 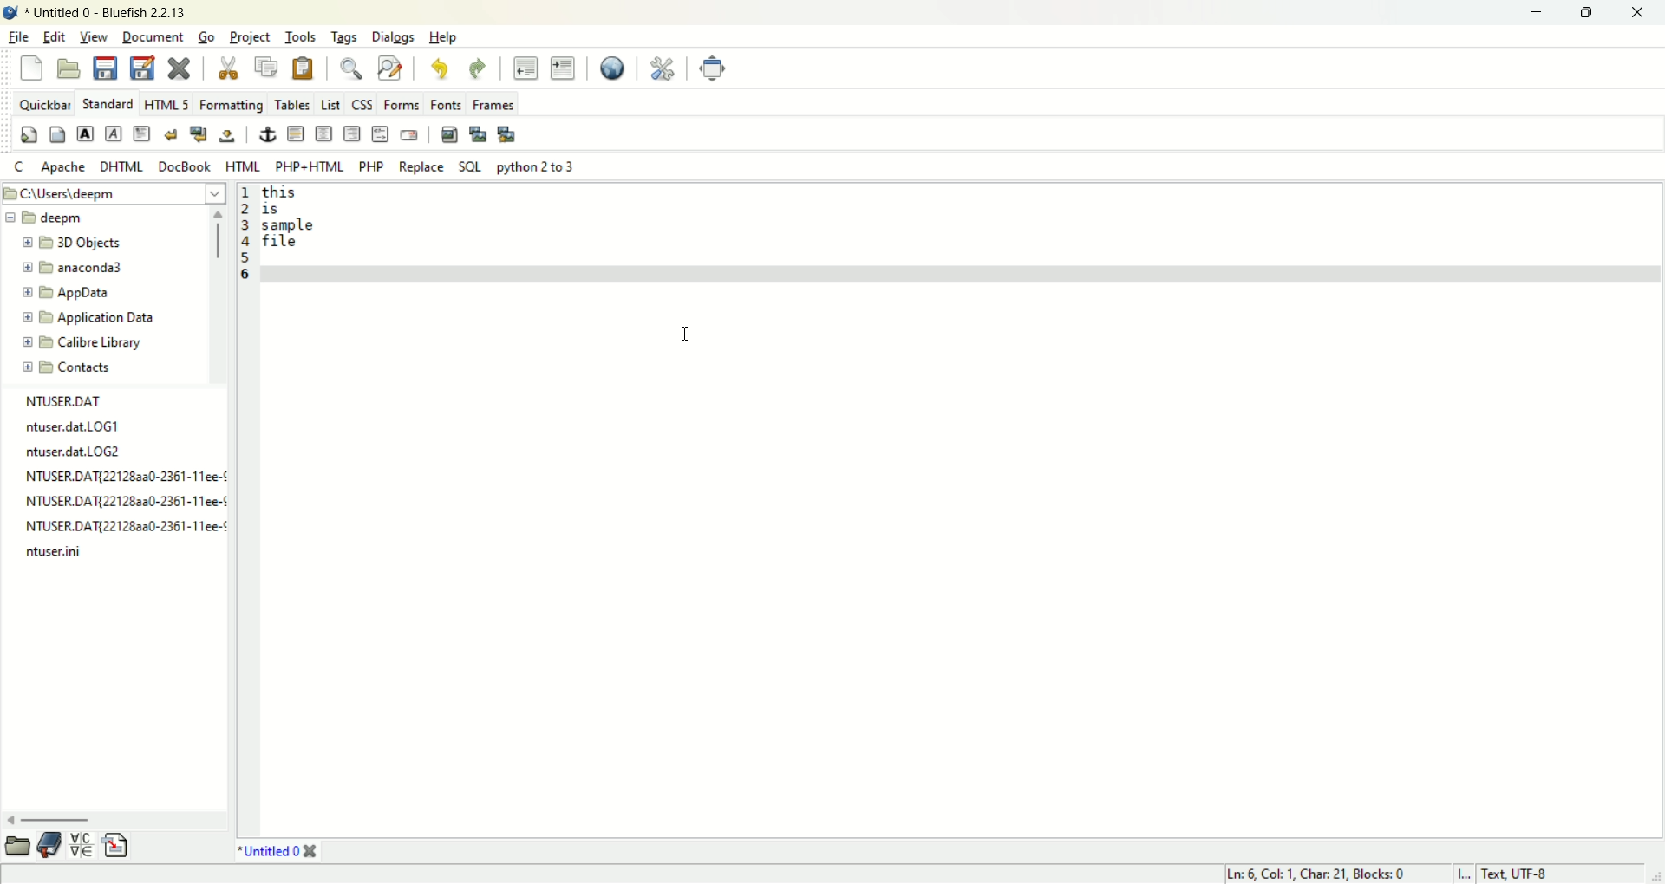 What do you see at coordinates (62, 169) in the screenshot?
I see `Apache` at bounding box center [62, 169].